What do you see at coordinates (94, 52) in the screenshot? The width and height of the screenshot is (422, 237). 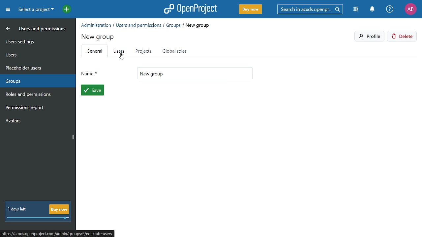 I see `General` at bounding box center [94, 52].